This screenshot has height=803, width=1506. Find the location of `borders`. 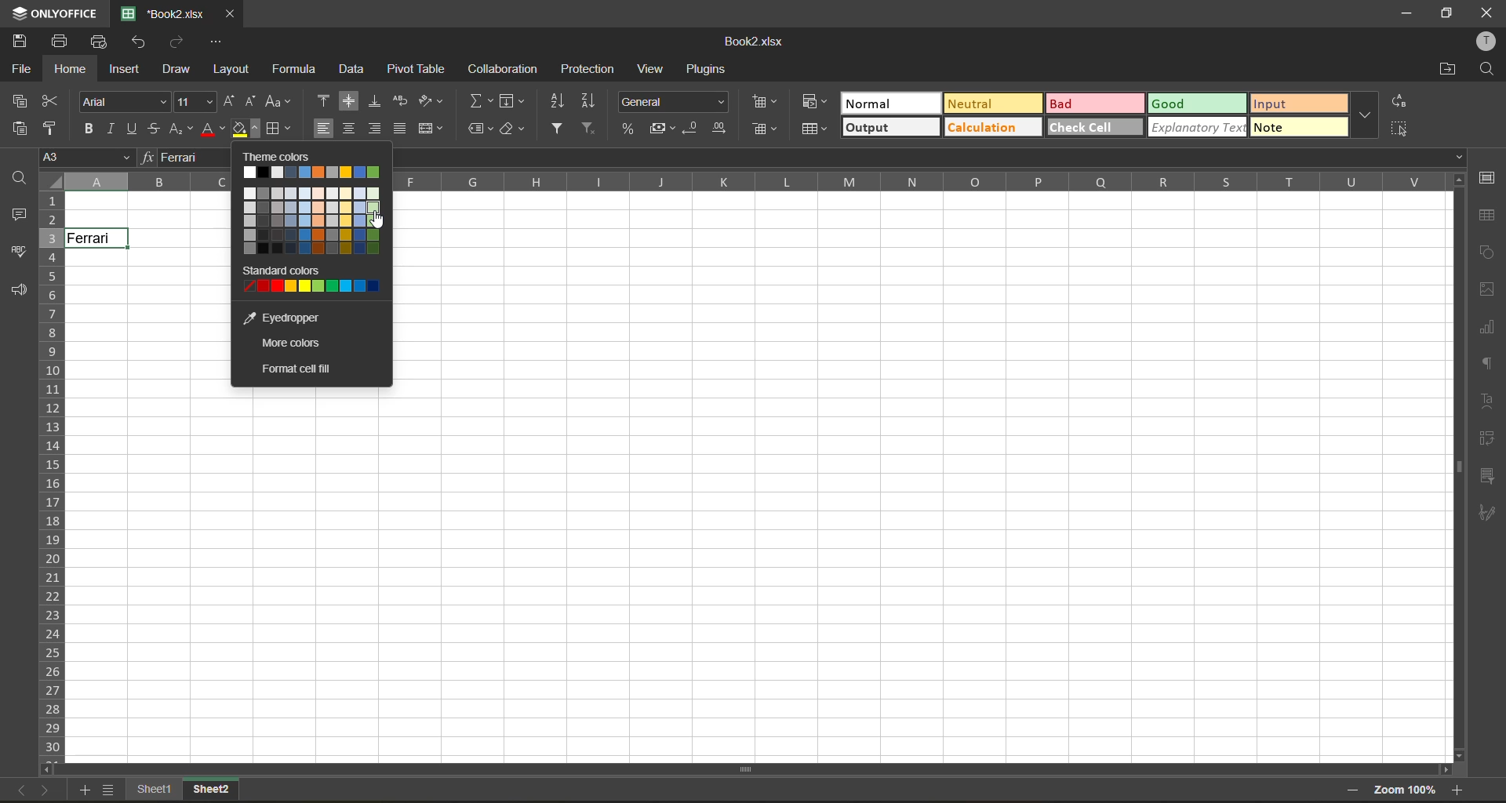

borders is located at coordinates (280, 129).